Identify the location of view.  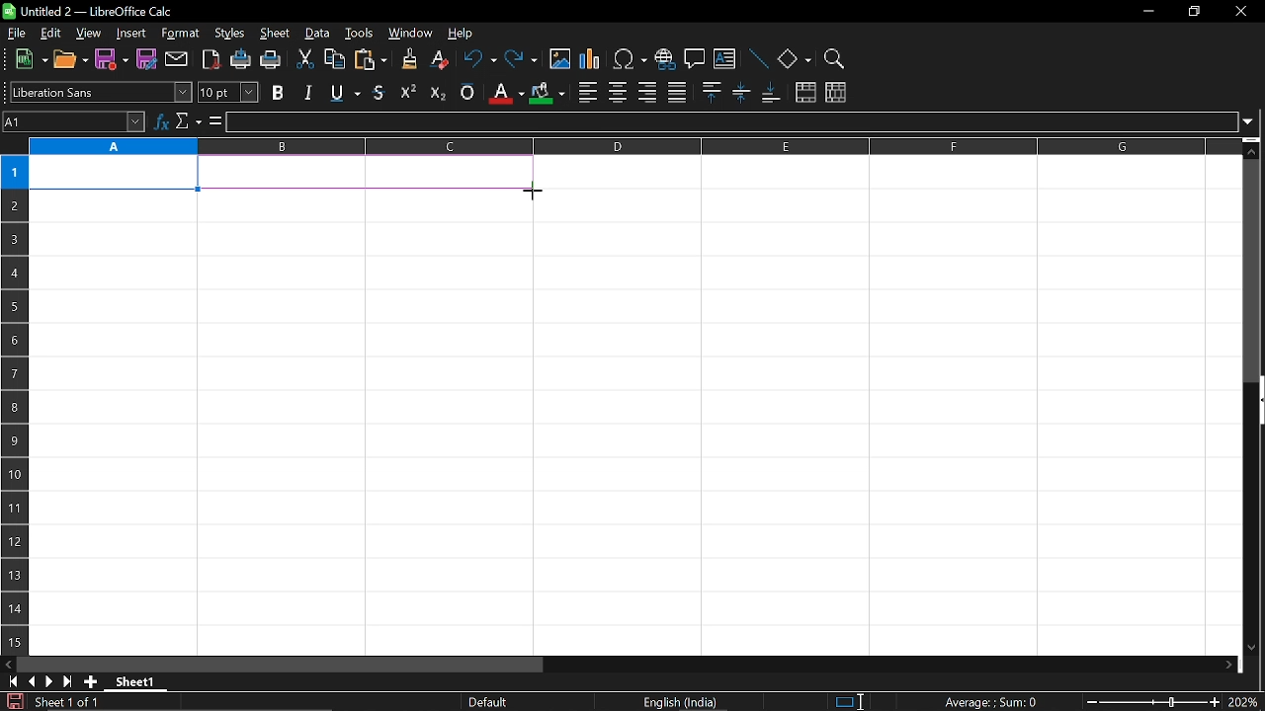
(87, 34).